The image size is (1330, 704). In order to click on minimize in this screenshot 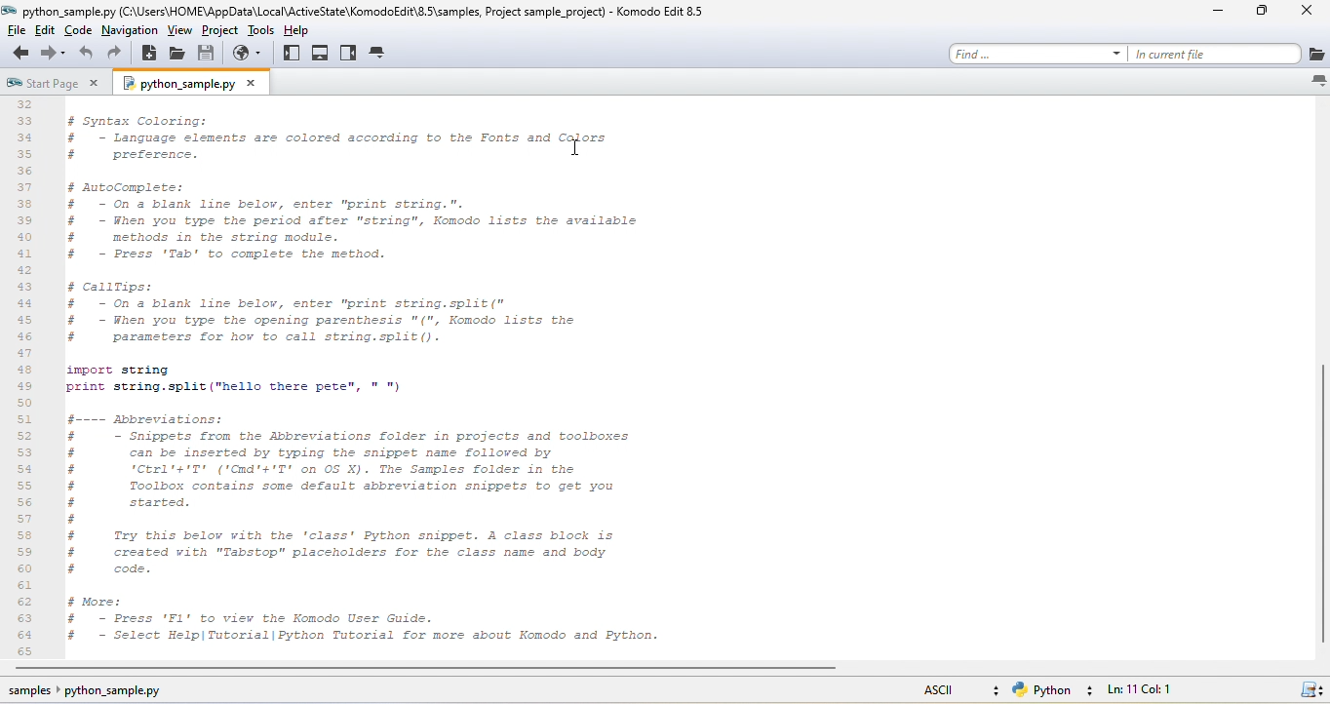, I will do `click(1221, 15)`.